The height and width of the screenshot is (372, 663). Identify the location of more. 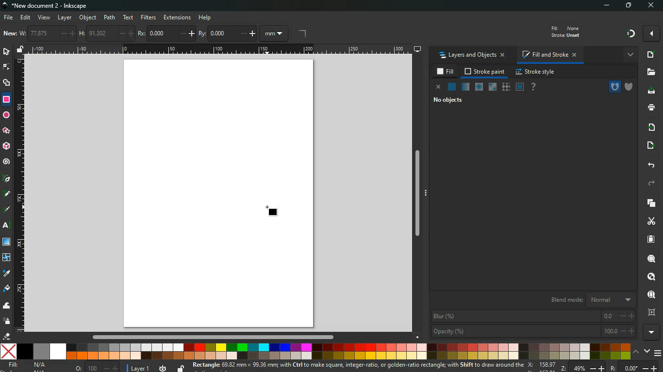
(629, 55).